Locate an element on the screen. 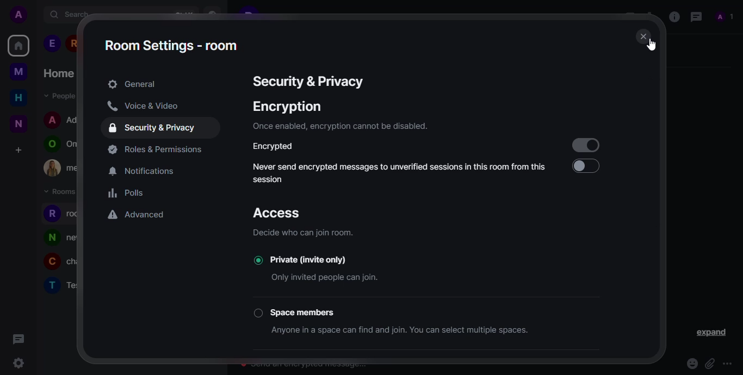 Image resolution: width=743 pixels, height=375 pixels. info is located at coordinates (306, 232).